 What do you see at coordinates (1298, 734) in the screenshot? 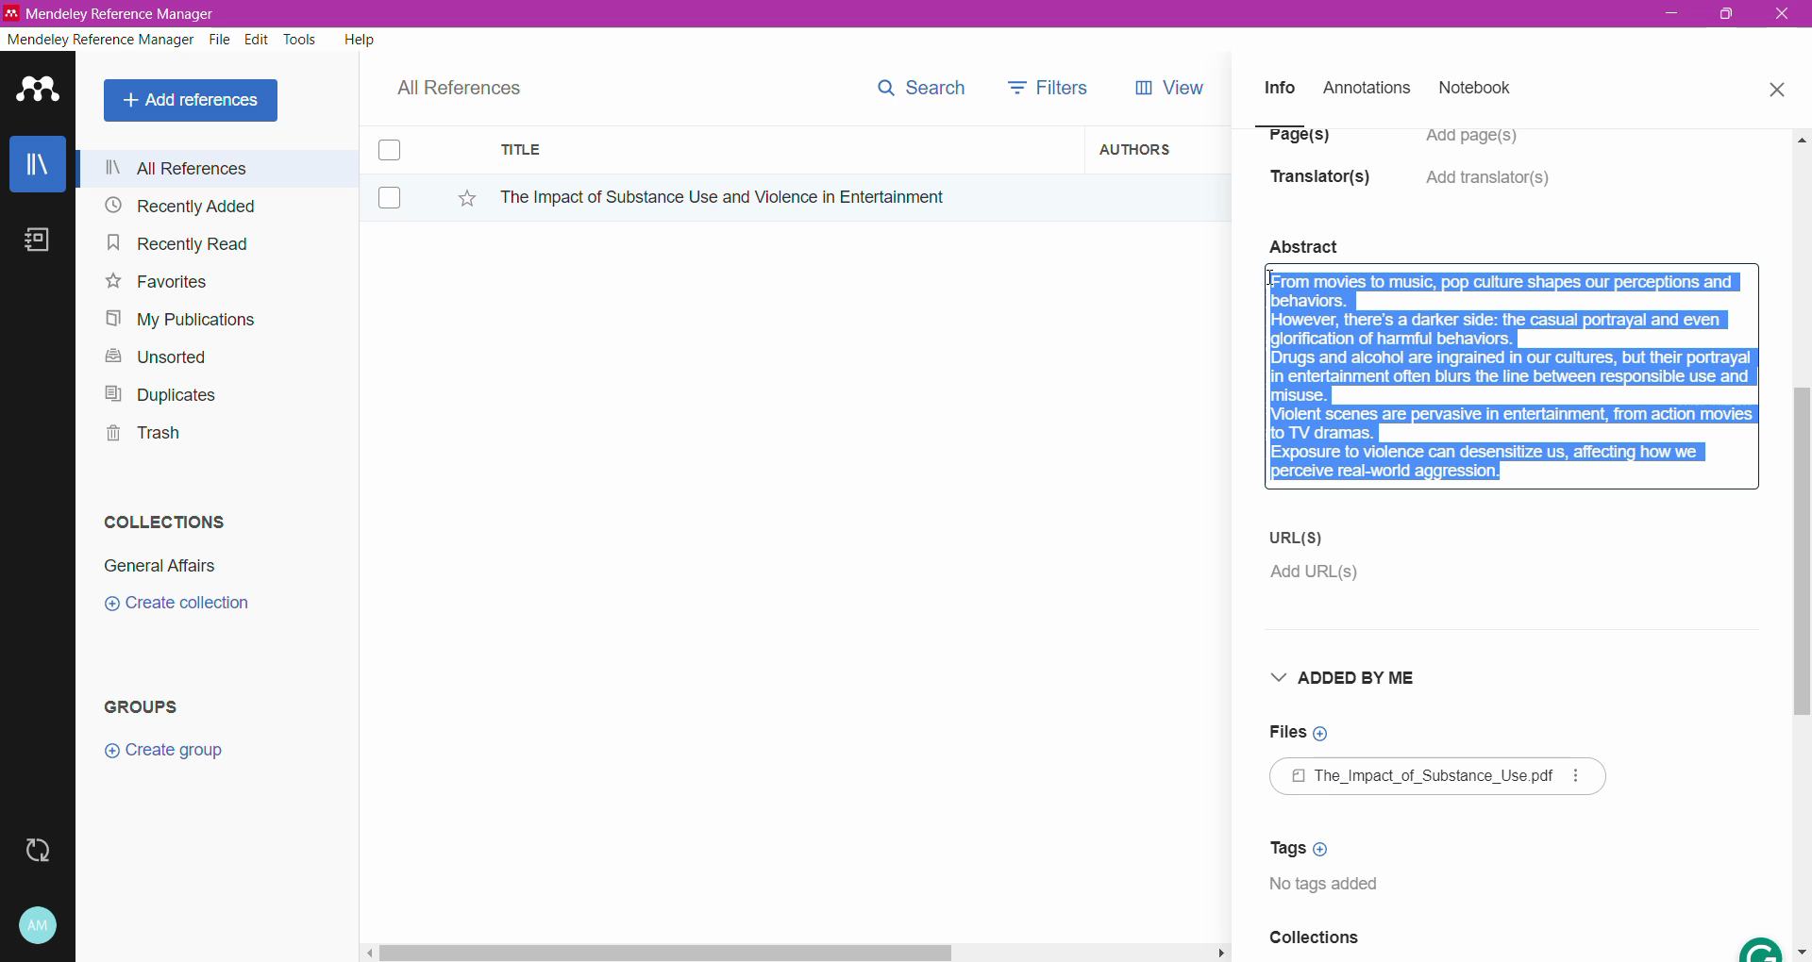
I see `Click to Add Files` at bounding box center [1298, 734].